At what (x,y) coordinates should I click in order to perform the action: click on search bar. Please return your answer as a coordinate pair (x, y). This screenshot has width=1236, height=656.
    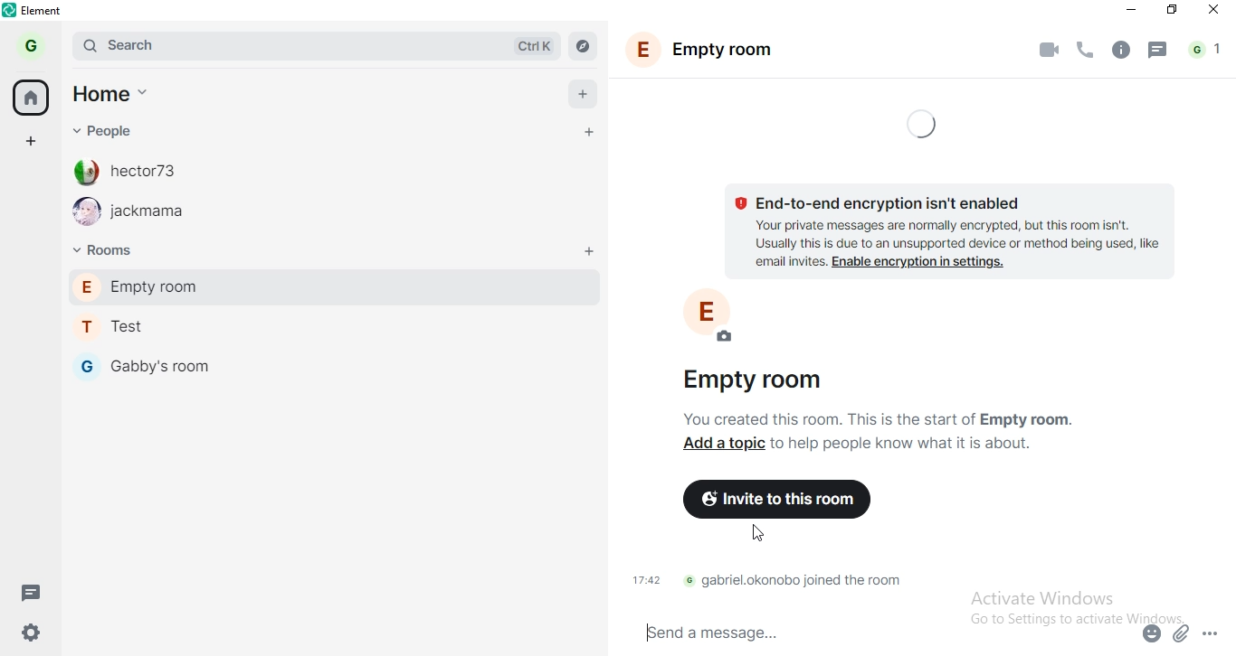
    Looking at the image, I should click on (314, 46).